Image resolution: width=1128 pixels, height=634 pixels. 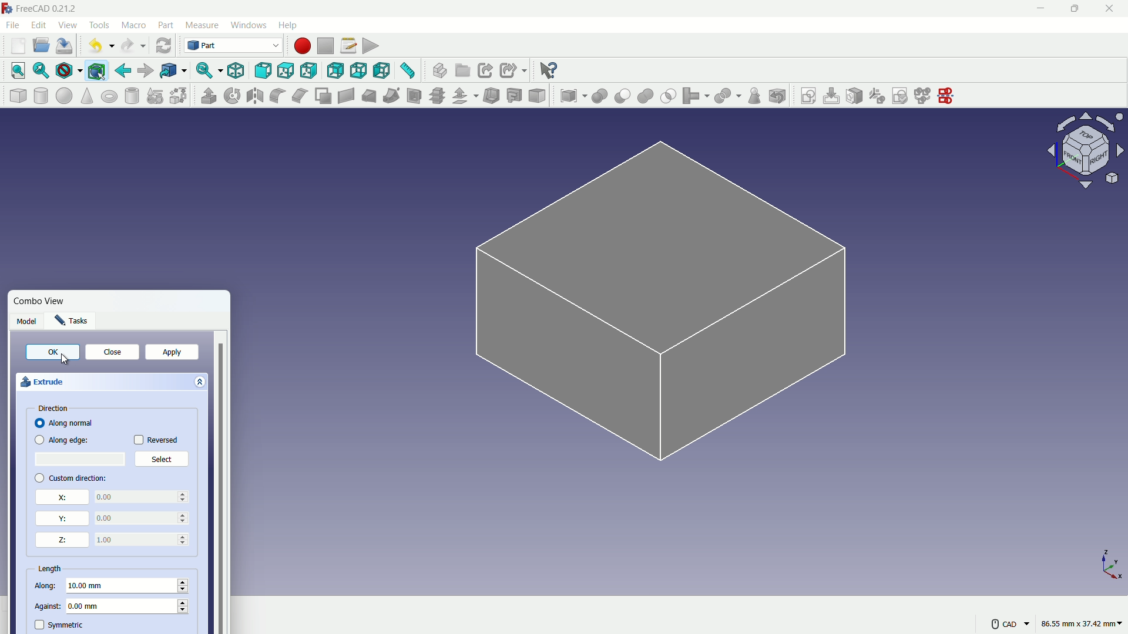 What do you see at coordinates (209, 95) in the screenshot?
I see `extrude` at bounding box center [209, 95].